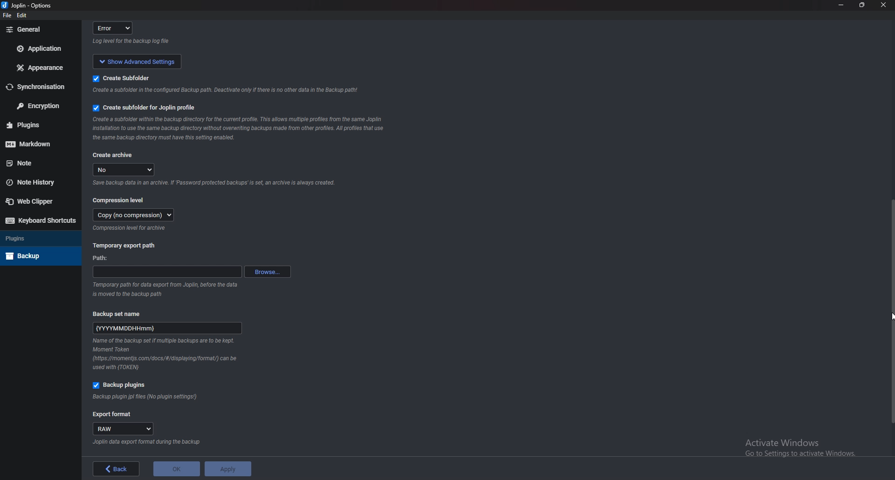 The width and height of the screenshot is (895, 480). I want to click on Scroll bar, so click(891, 309).